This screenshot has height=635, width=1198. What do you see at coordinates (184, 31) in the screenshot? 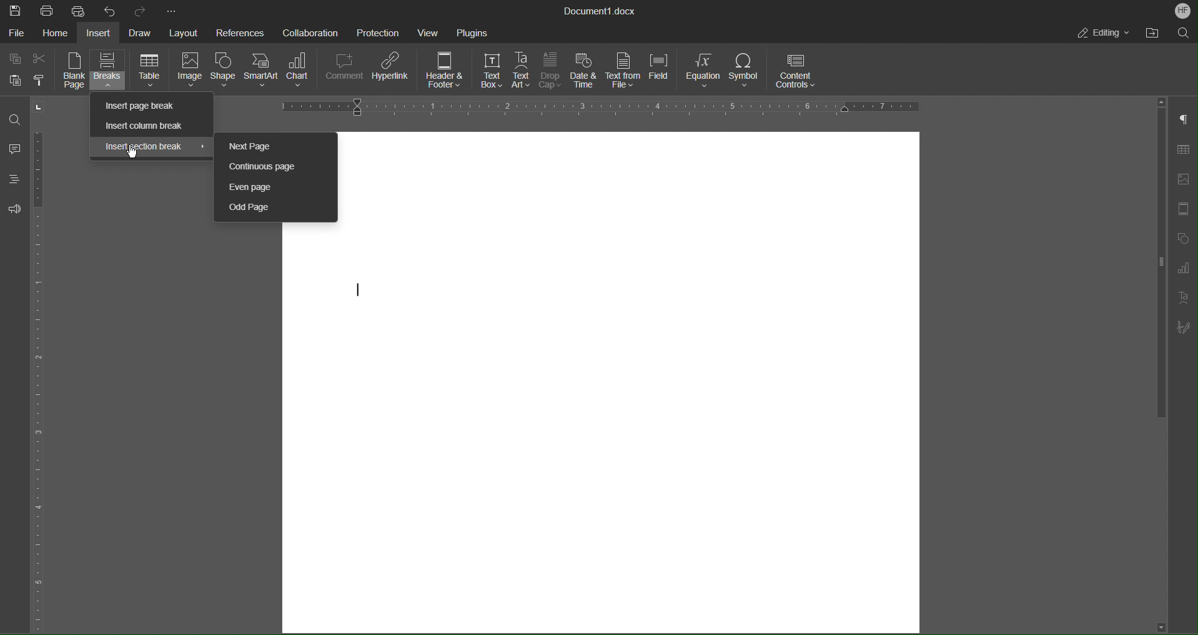
I see `Layout` at bounding box center [184, 31].